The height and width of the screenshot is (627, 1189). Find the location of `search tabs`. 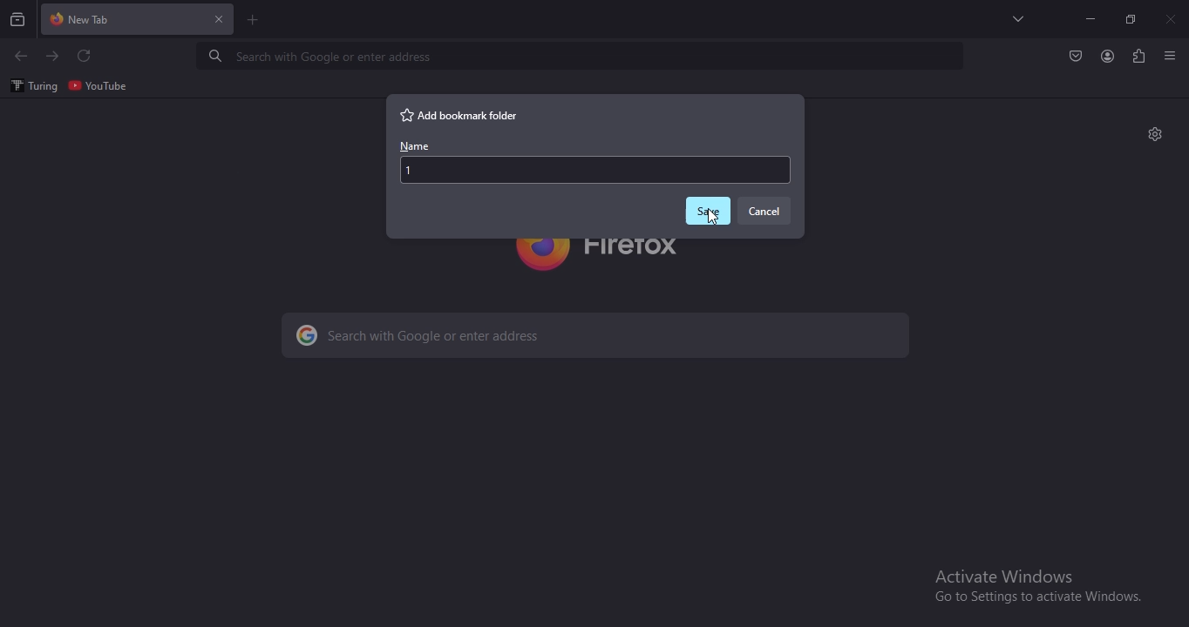

search tabs is located at coordinates (1020, 18).